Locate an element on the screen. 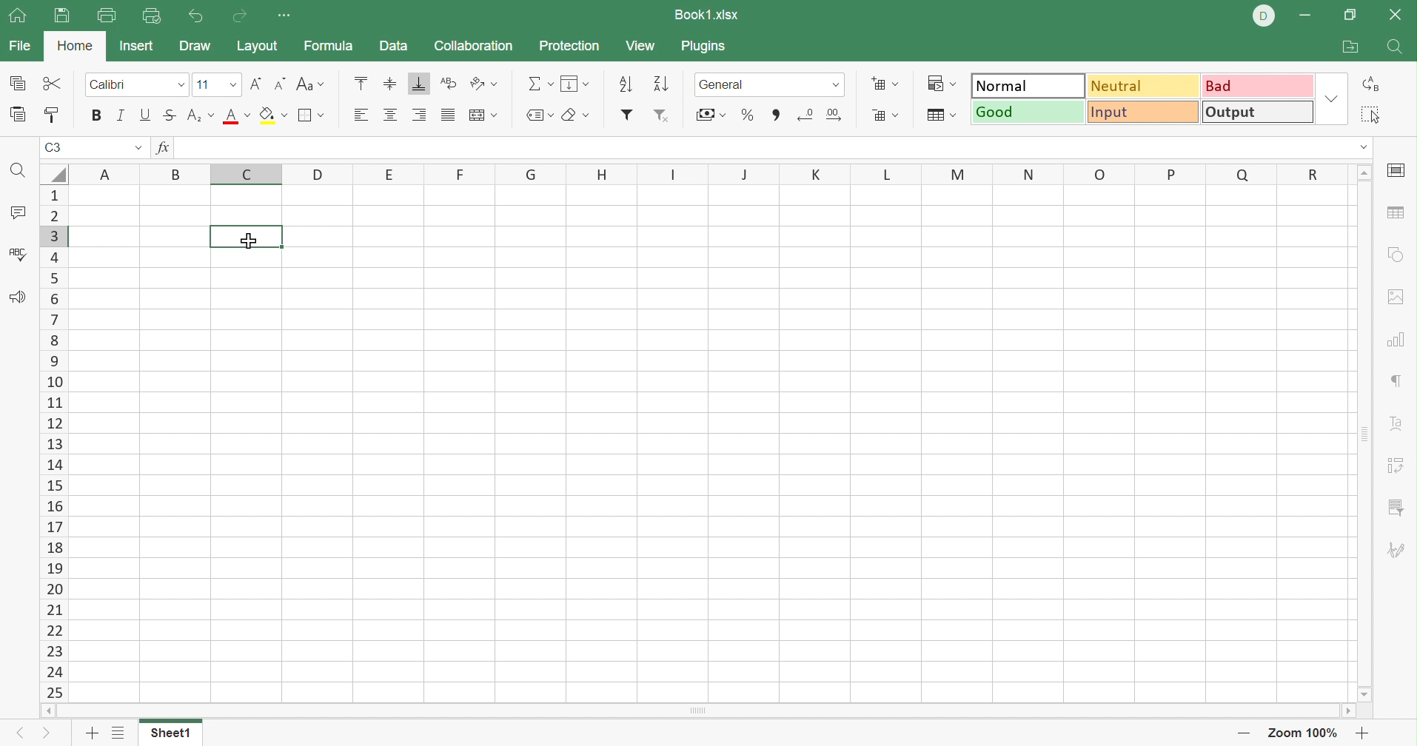  Find is located at coordinates (21, 175).